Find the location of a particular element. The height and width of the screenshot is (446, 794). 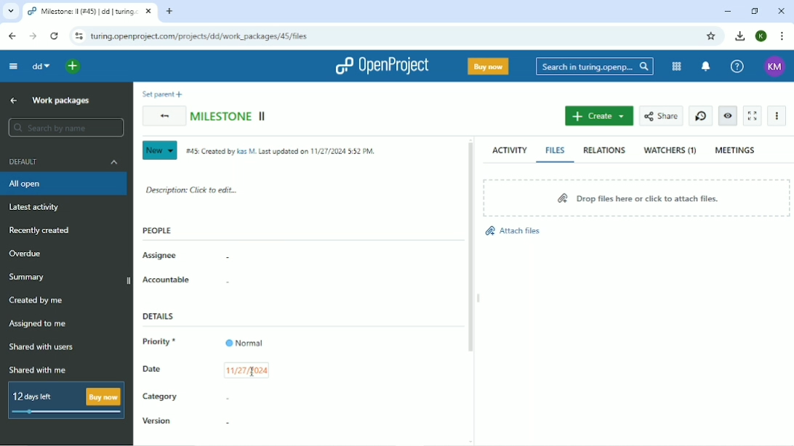

Normal is located at coordinates (244, 342).